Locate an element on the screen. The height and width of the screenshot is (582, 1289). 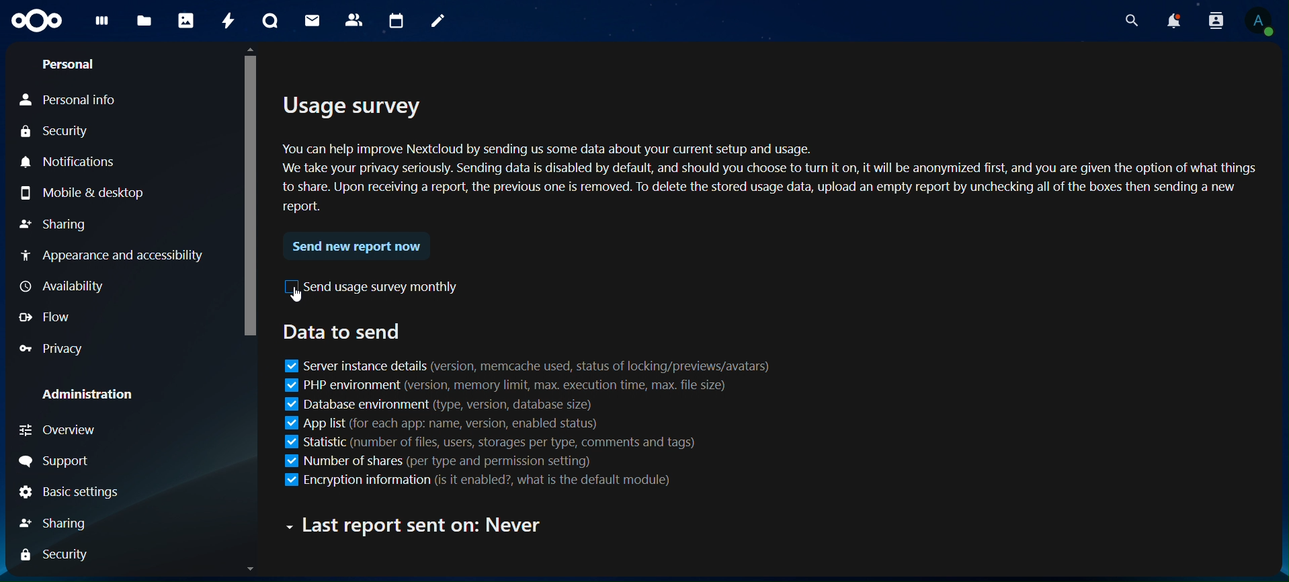
database environment is located at coordinates (435, 405).